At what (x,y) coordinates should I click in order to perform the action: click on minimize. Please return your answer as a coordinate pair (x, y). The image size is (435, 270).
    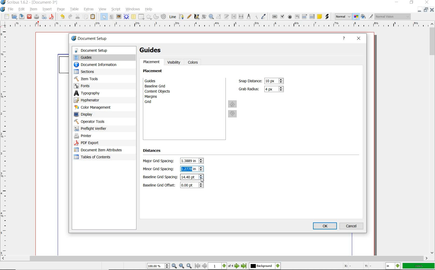
    Looking at the image, I should click on (397, 2).